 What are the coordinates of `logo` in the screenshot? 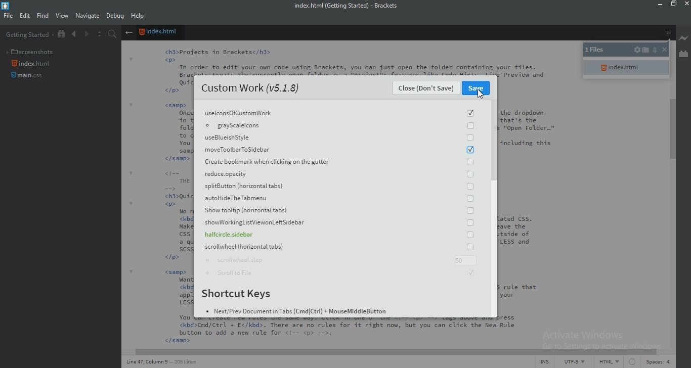 It's located at (5, 6).